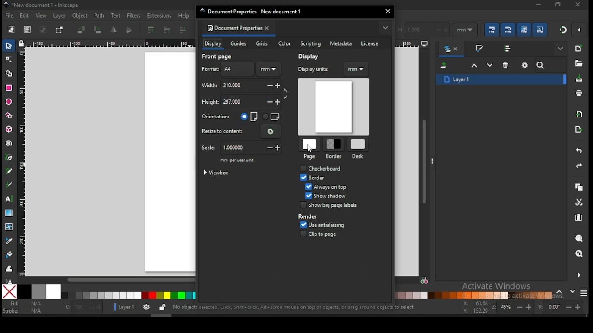  What do you see at coordinates (38, 292) in the screenshot?
I see `50% grey` at bounding box center [38, 292].